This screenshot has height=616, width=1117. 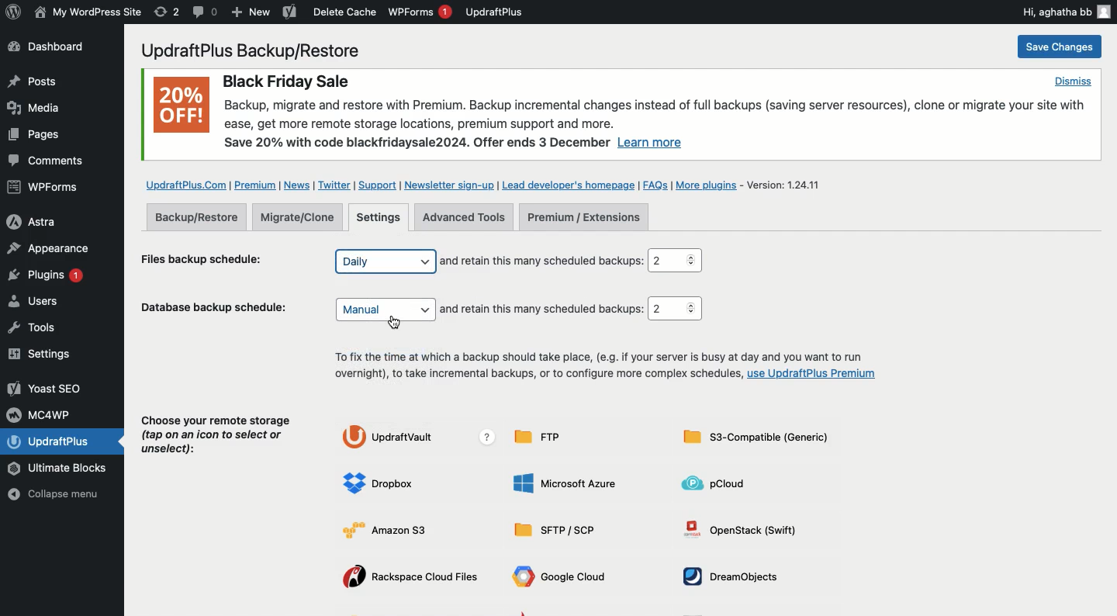 I want to click on FTP, so click(x=544, y=437).